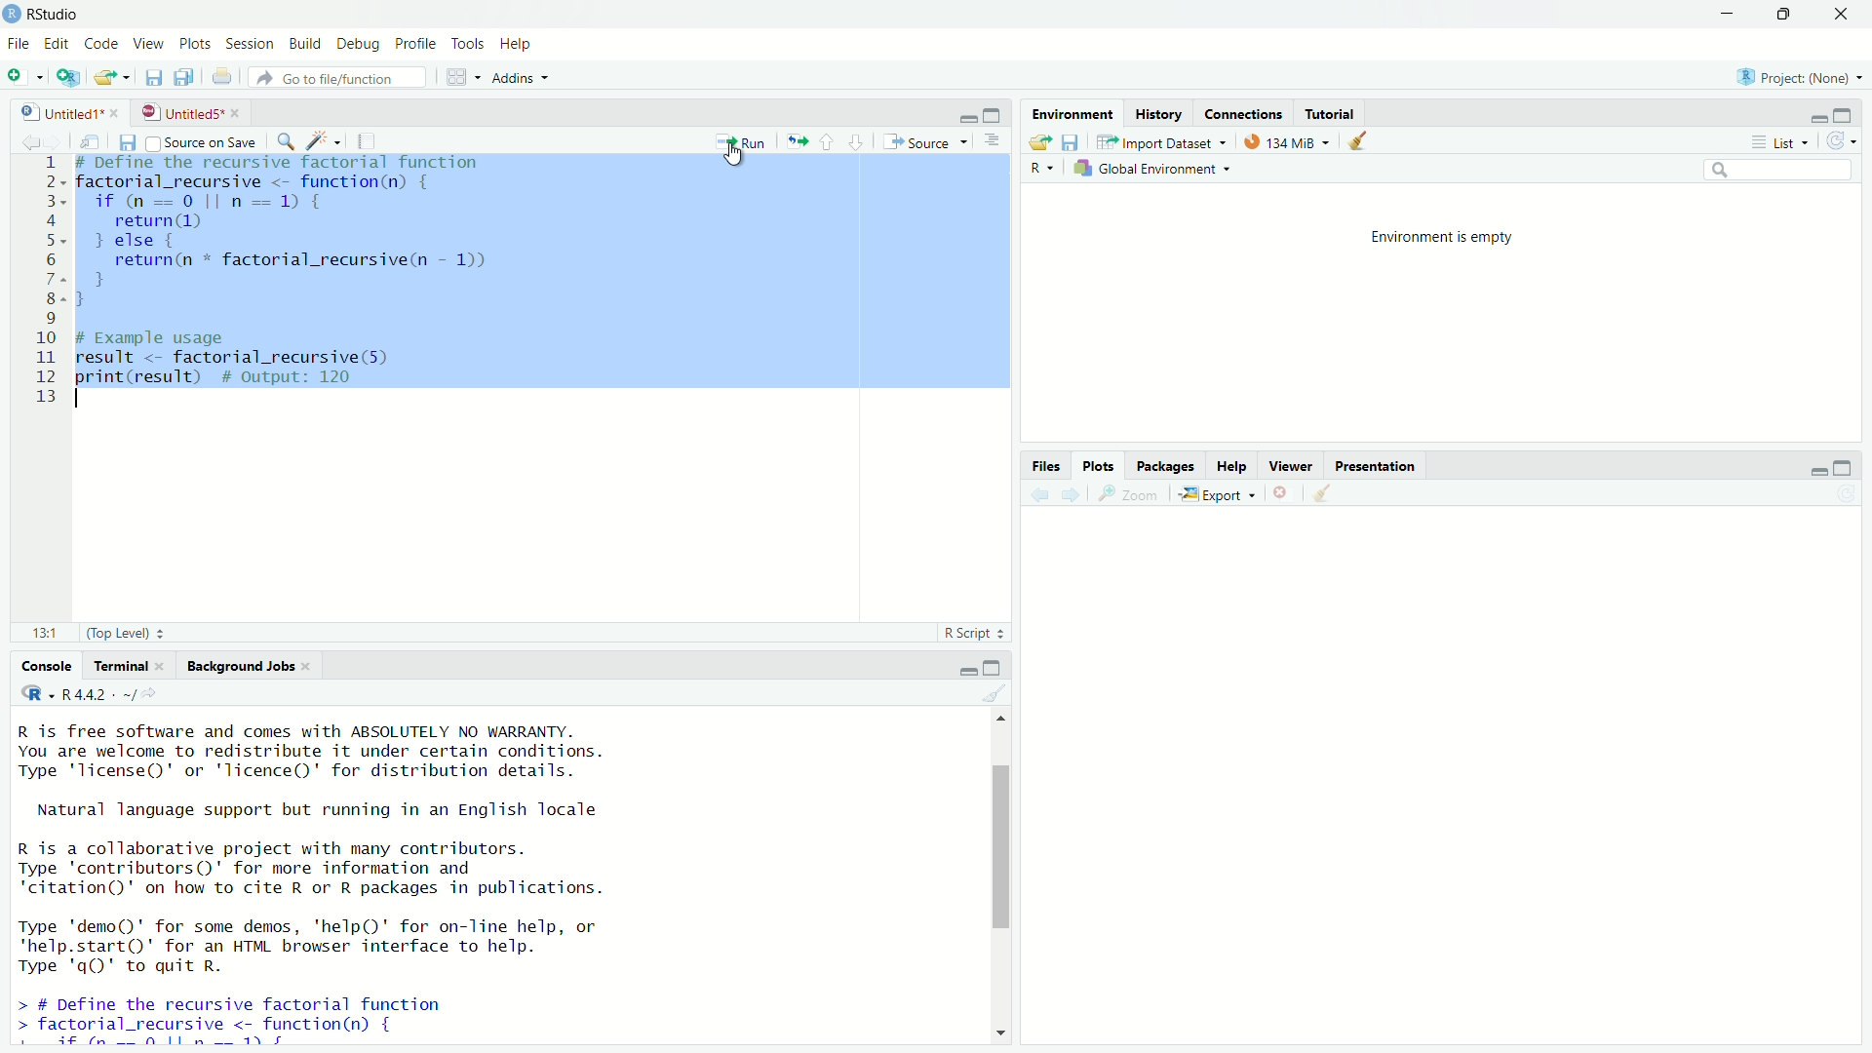 Image resolution: width=1872 pixels, height=1053 pixels. I want to click on View the current working directory, so click(152, 691).